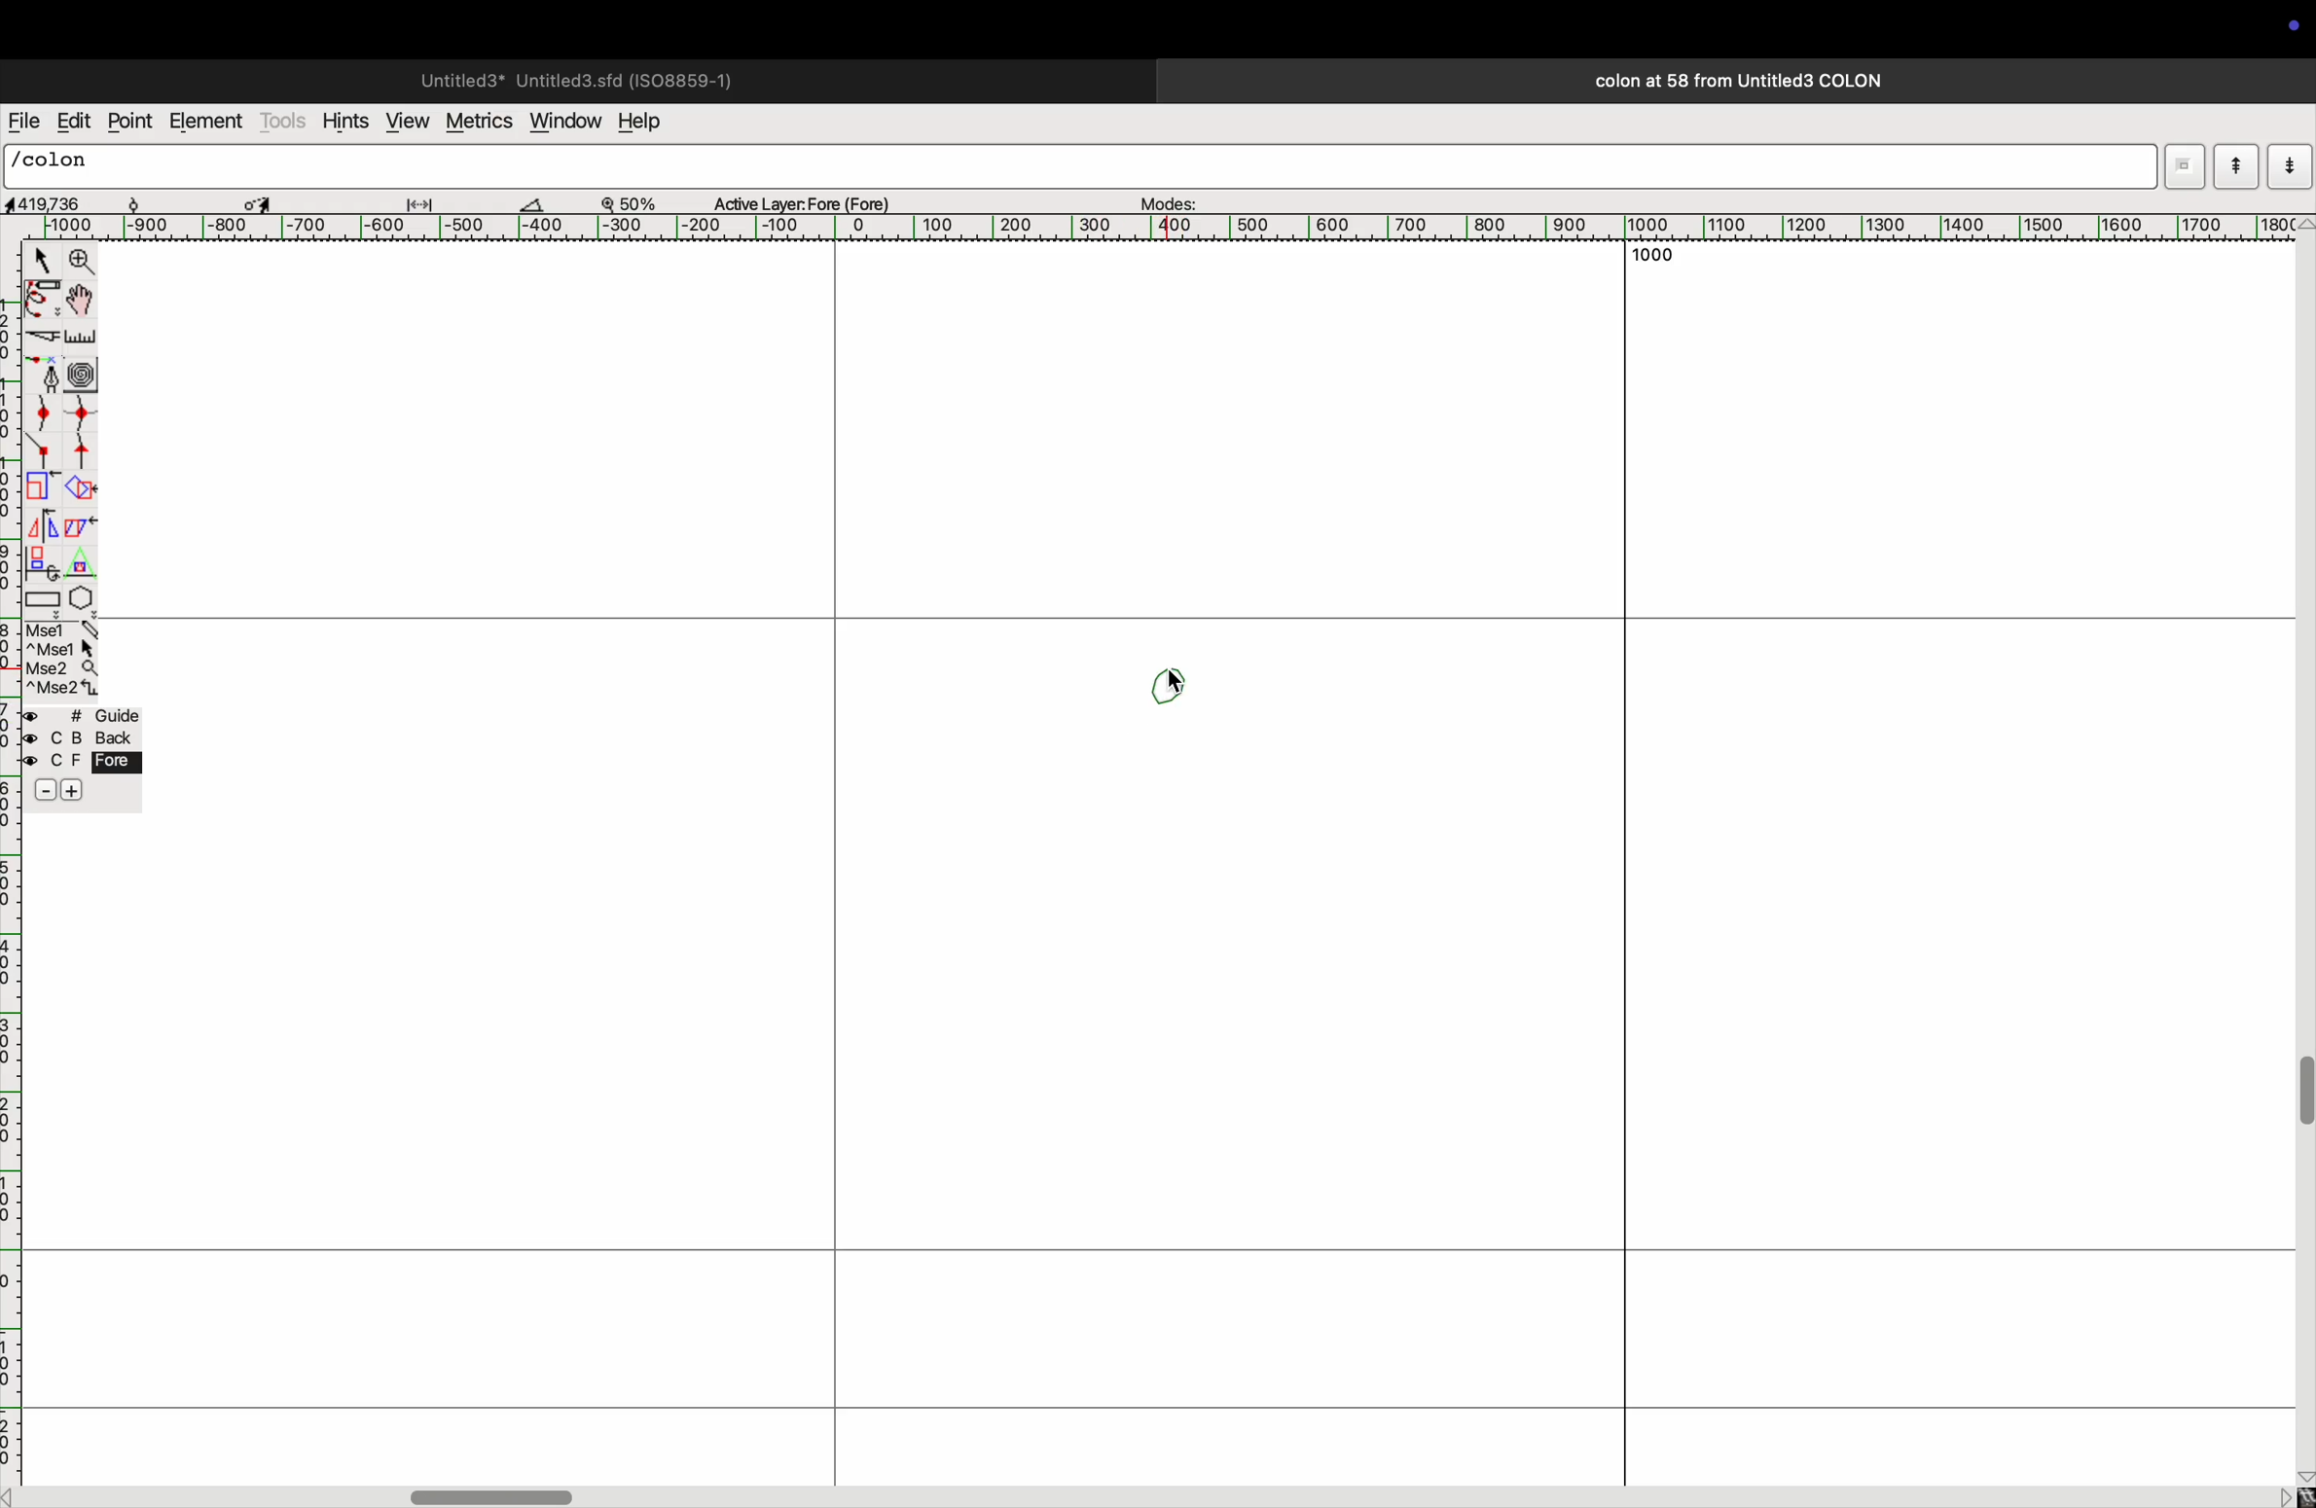  What do you see at coordinates (405, 121) in the screenshot?
I see `view` at bounding box center [405, 121].